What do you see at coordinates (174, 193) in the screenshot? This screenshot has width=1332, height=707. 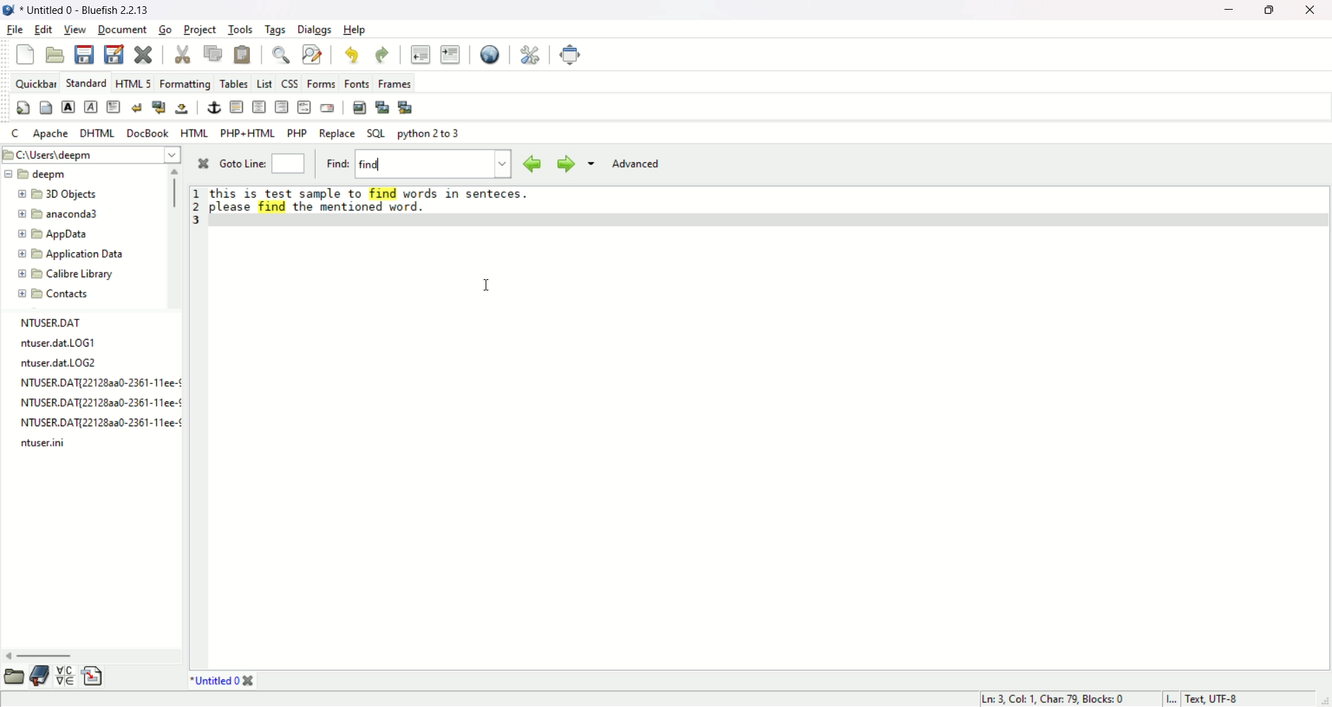 I see `vertical scrollbar` at bounding box center [174, 193].